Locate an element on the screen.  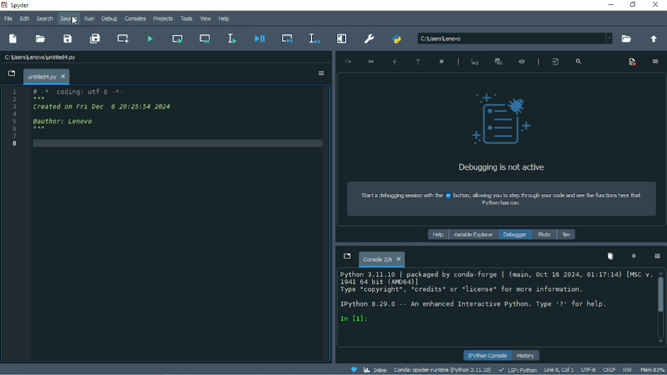
Remove all variables from namespace is located at coordinates (608, 257).